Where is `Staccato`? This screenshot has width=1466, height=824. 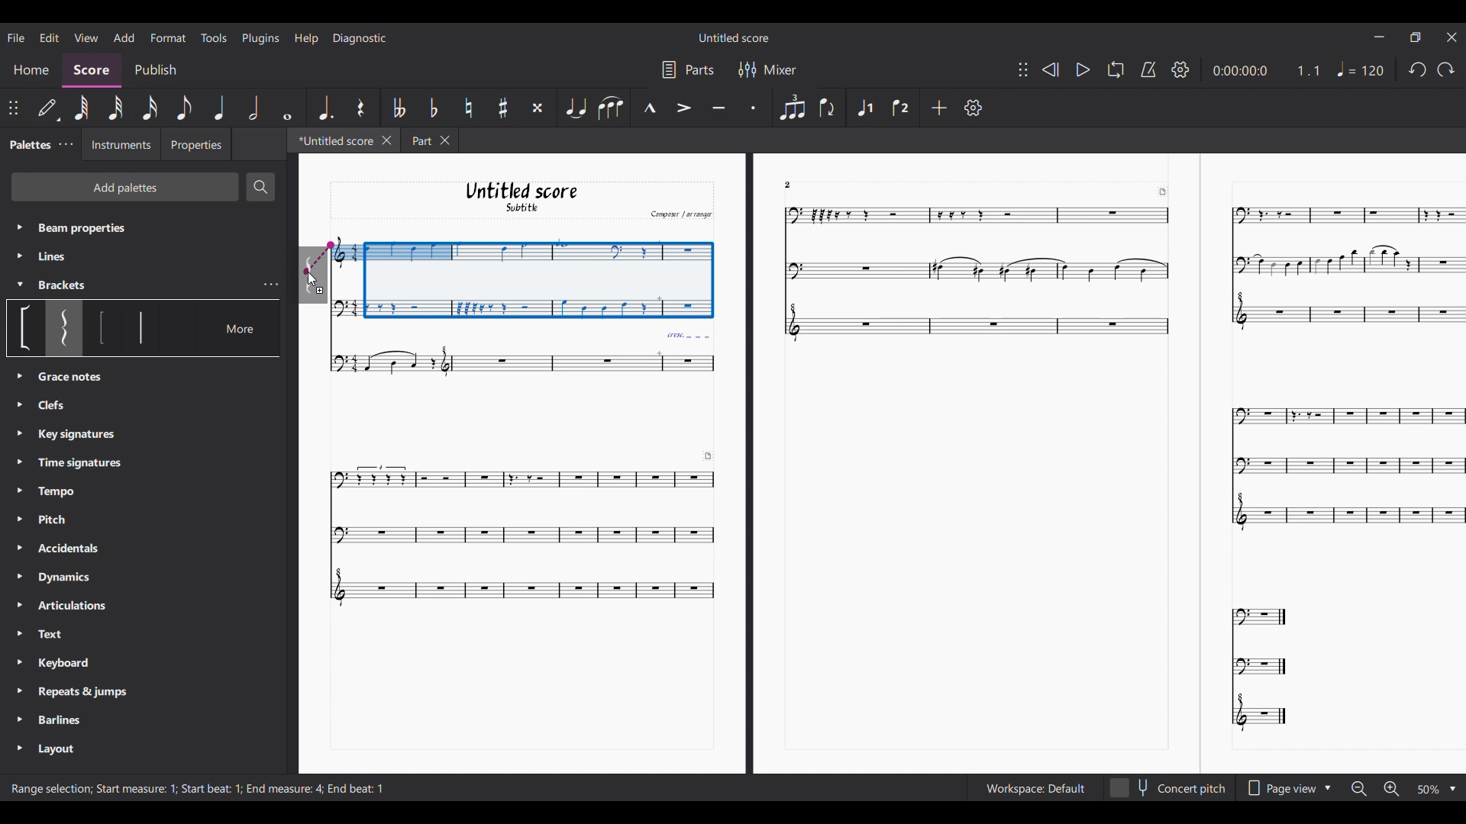 Staccato is located at coordinates (752, 107).